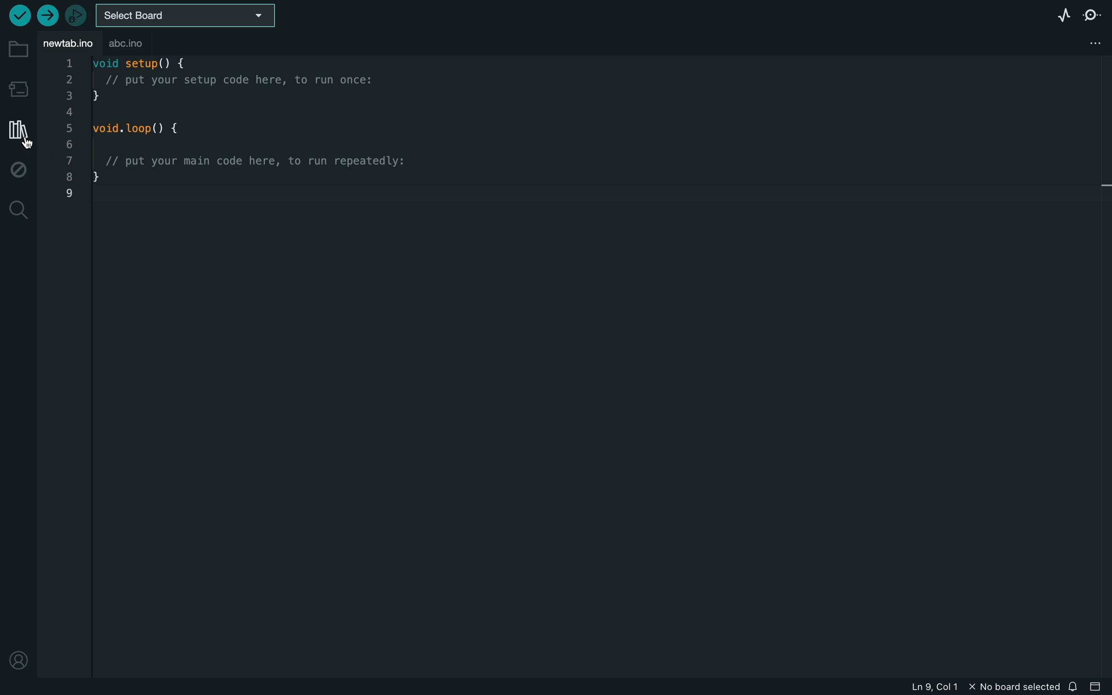  Describe the element at coordinates (17, 132) in the screenshot. I see `library manager` at that location.